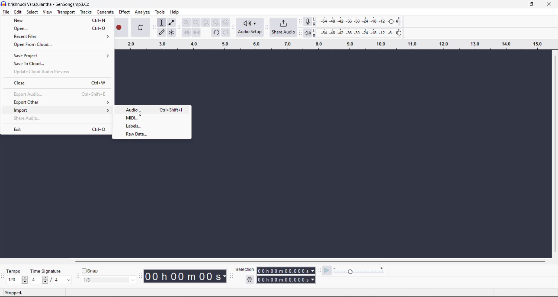  Describe the element at coordinates (141, 276) in the screenshot. I see `time tool bar` at that location.